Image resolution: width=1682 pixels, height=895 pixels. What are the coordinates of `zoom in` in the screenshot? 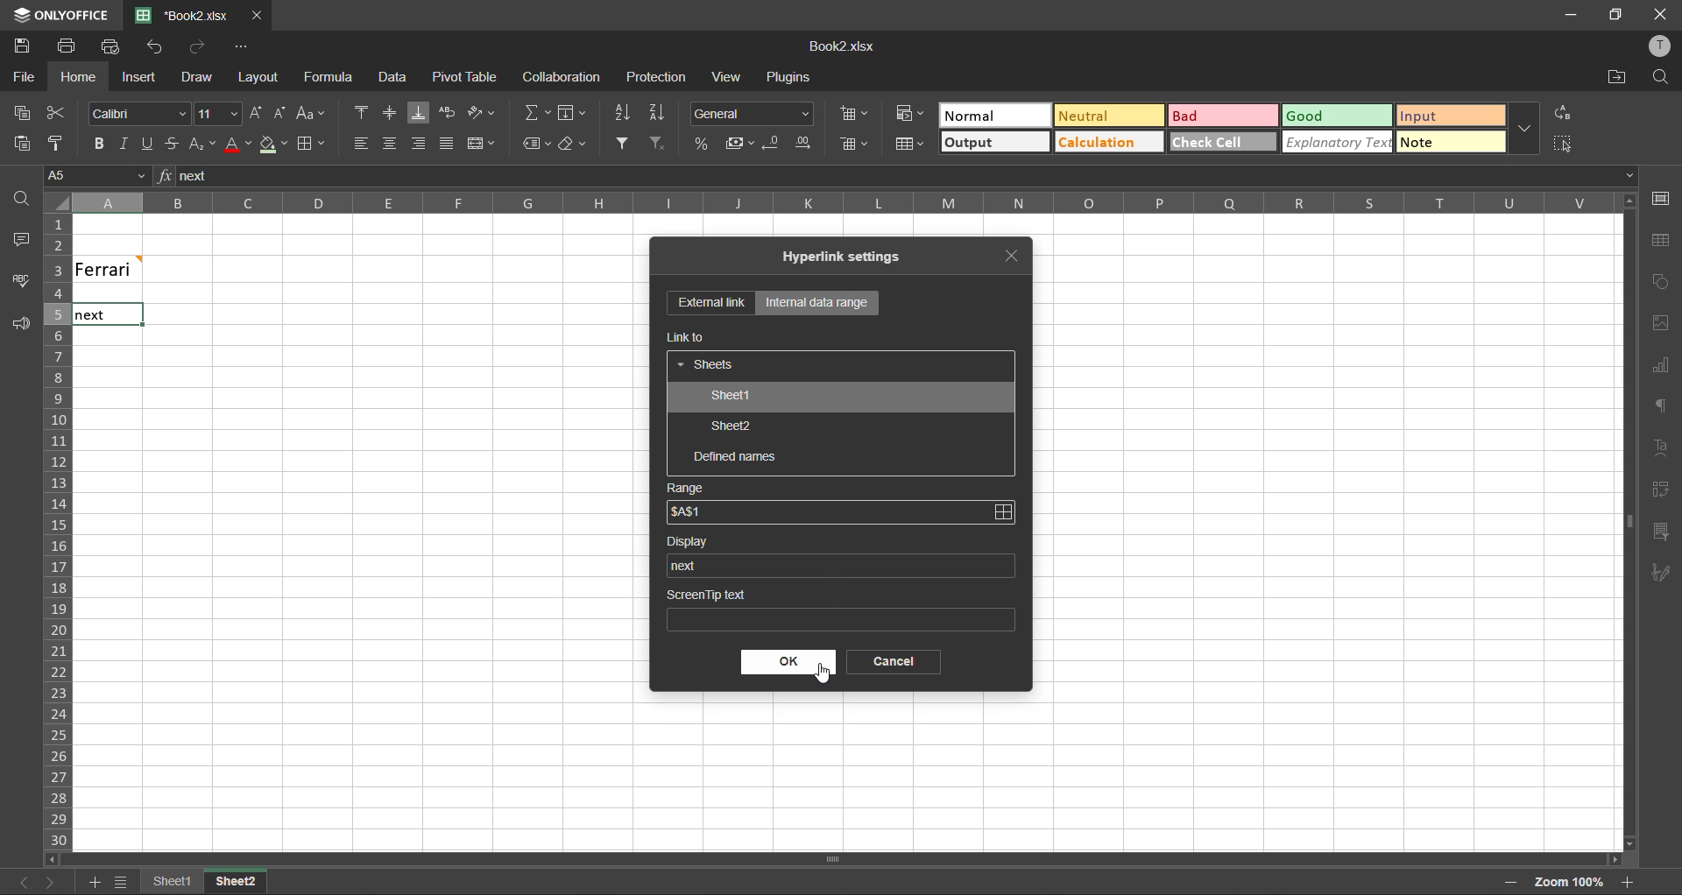 It's located at (1627, 880).